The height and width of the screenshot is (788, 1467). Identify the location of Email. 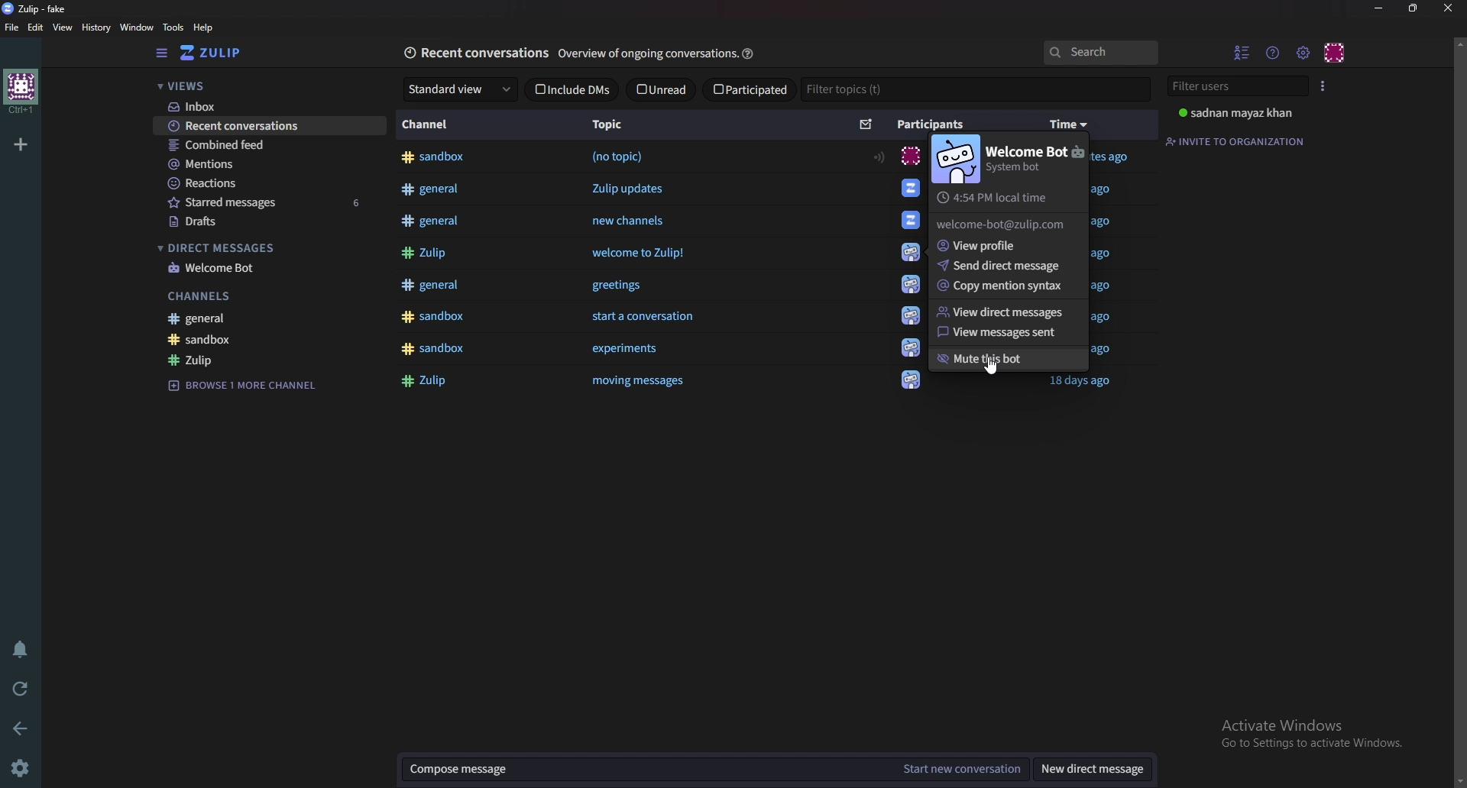
(1006, 225).